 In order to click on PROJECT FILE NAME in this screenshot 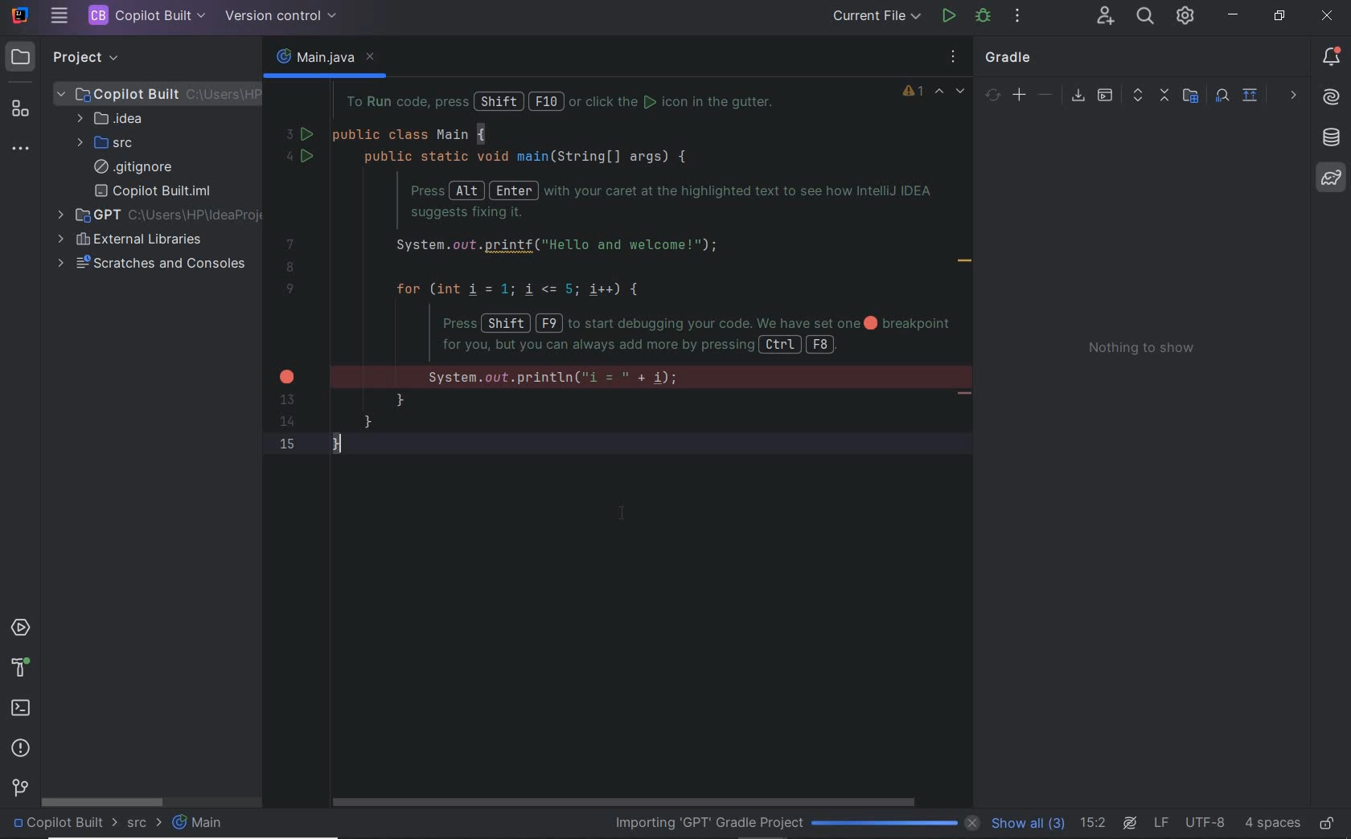, I will do `click(147, 15)`.